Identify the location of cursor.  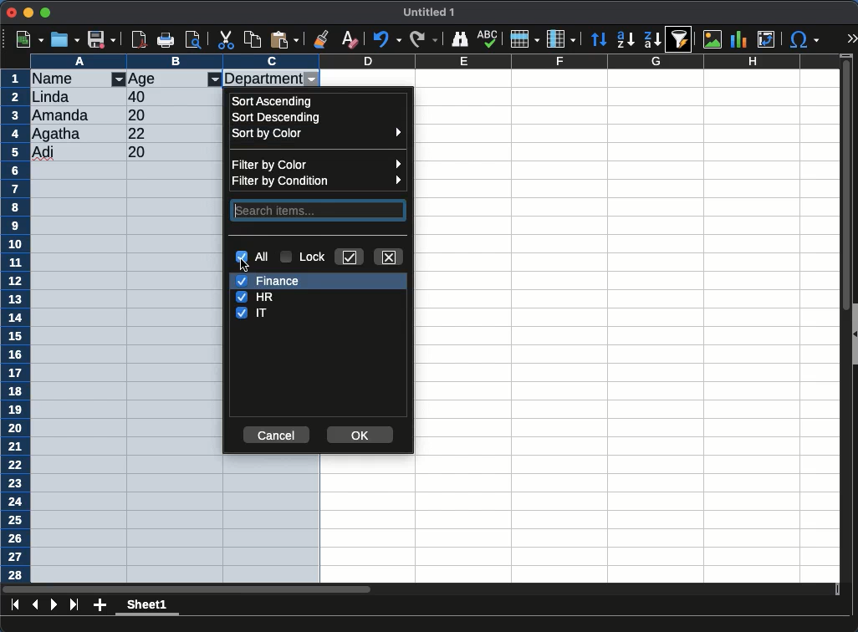
(245, 264).